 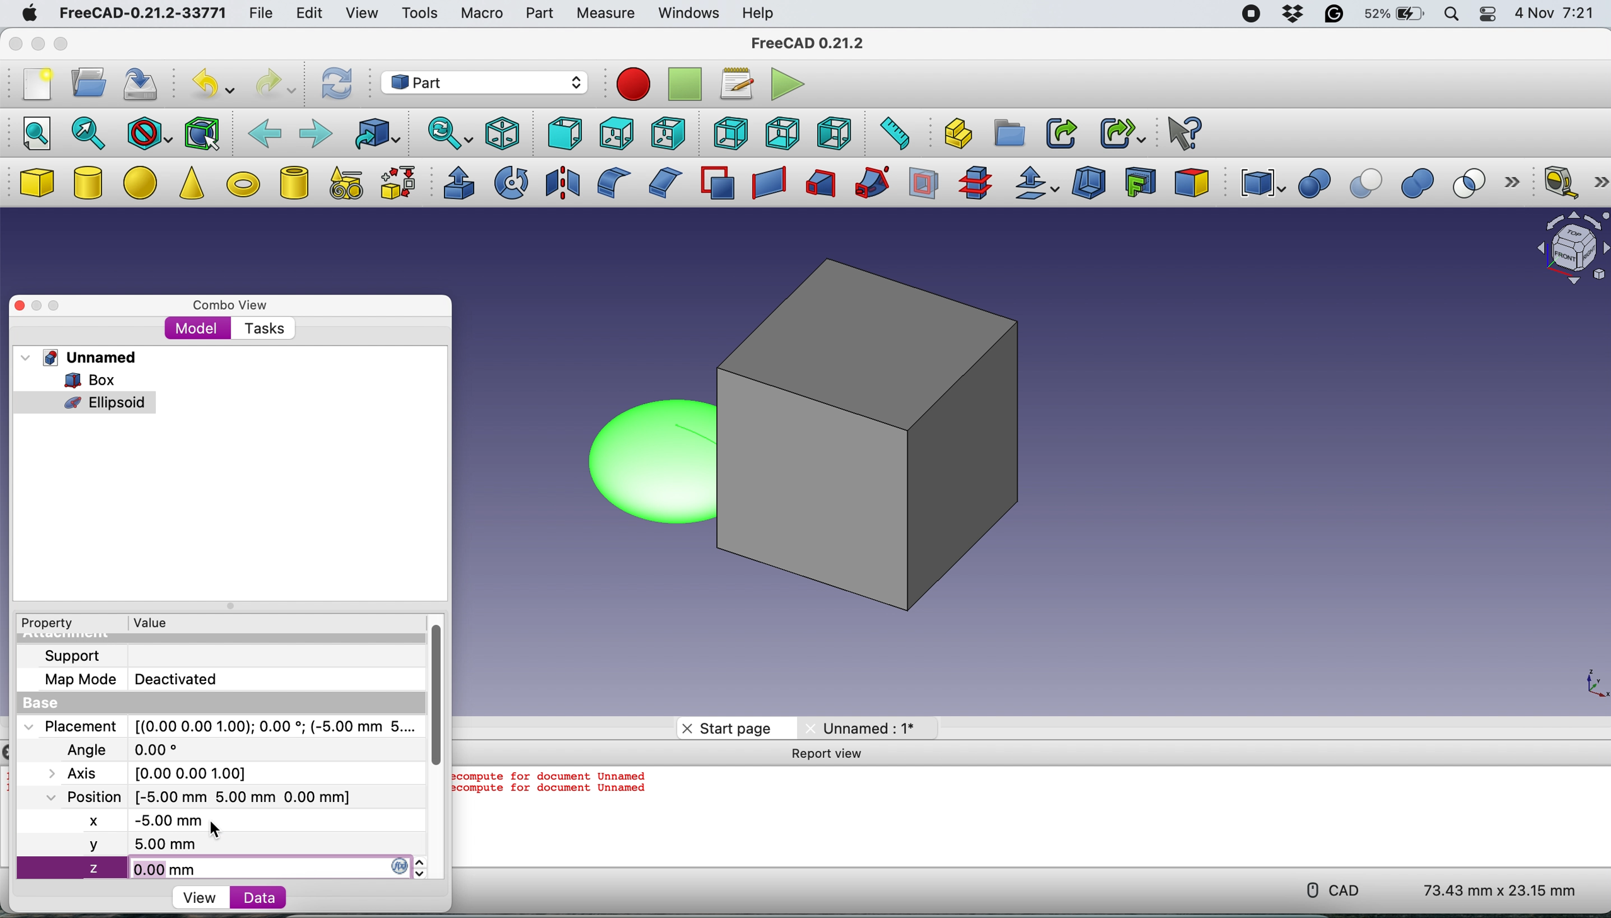 I want to click on FreeCAD-0.21.2-33771, so click(x=140, y=14).